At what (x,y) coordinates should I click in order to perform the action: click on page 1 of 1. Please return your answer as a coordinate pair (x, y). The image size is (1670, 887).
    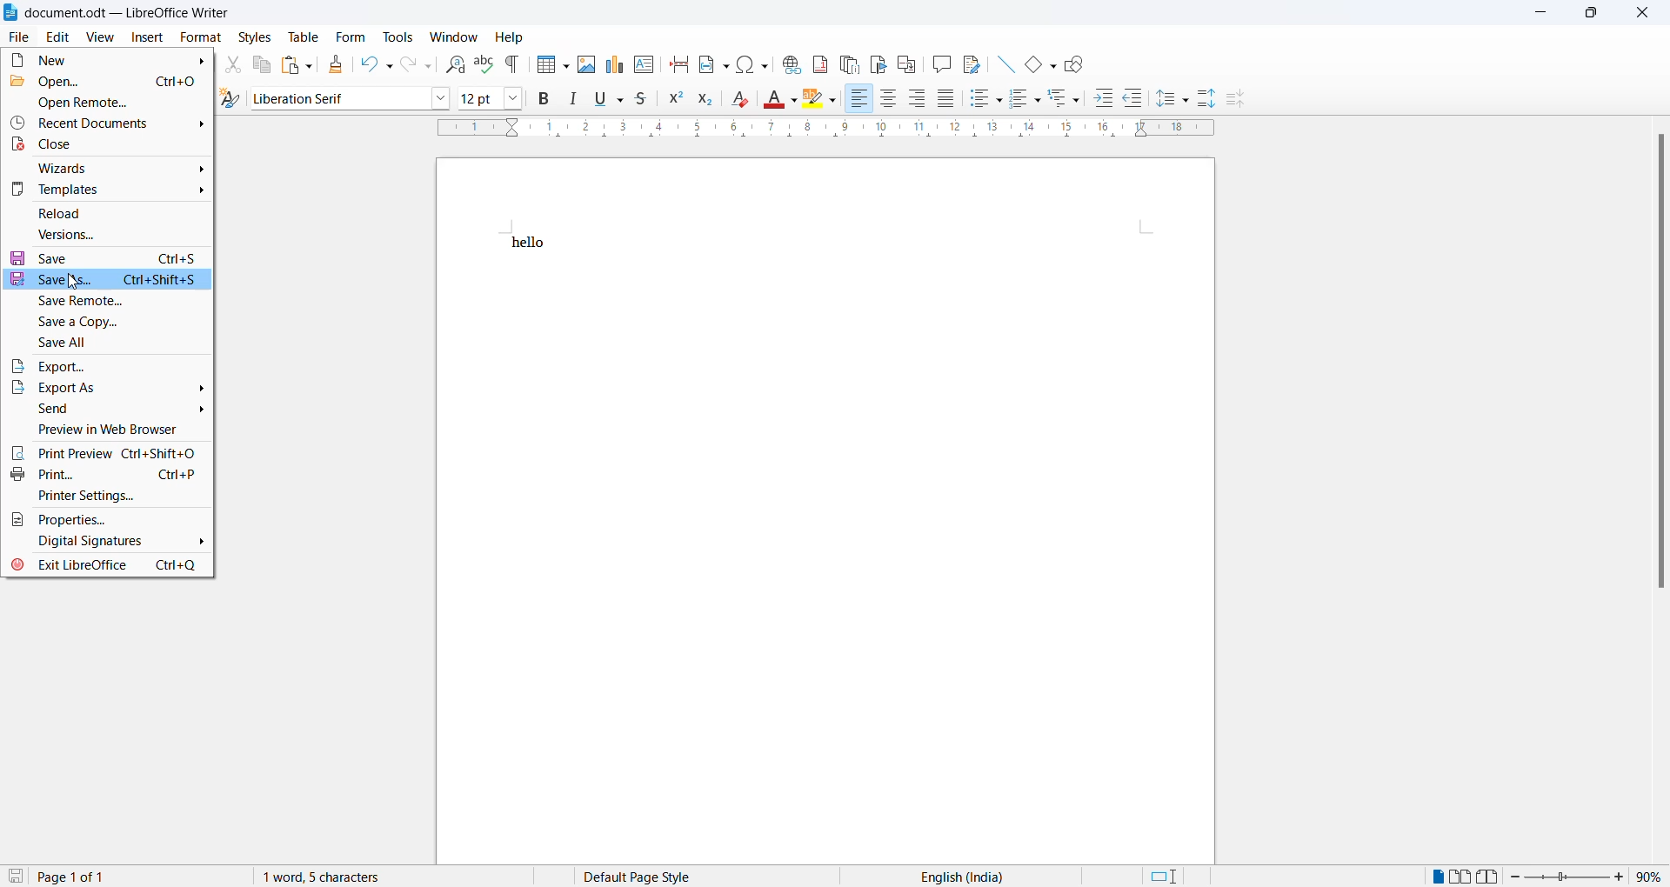
    Looking at the image, I should click on (71, 877).